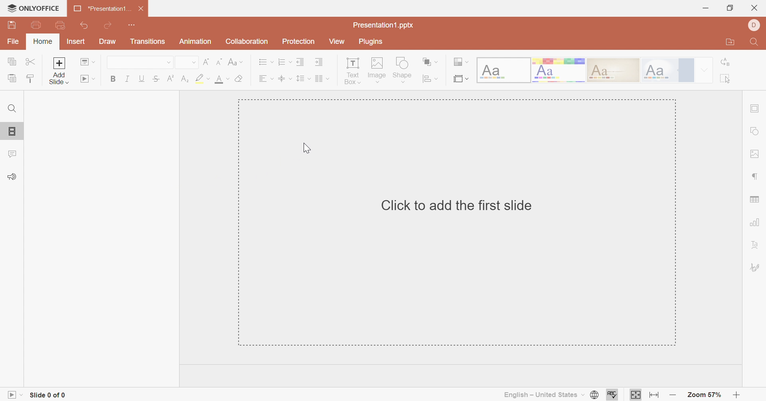  I want to click on Change color theme, so click(457, 61).